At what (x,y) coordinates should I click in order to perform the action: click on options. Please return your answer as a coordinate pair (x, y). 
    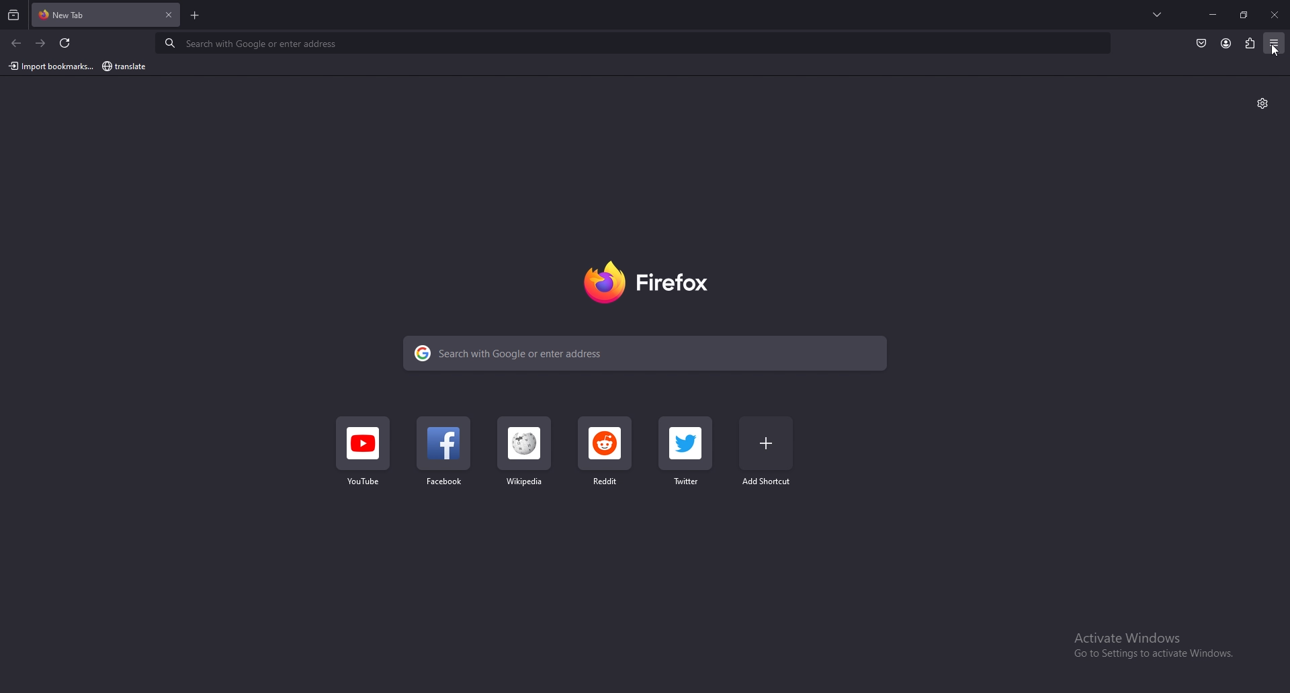
    Looking at the image, I should click on (1277, 44).